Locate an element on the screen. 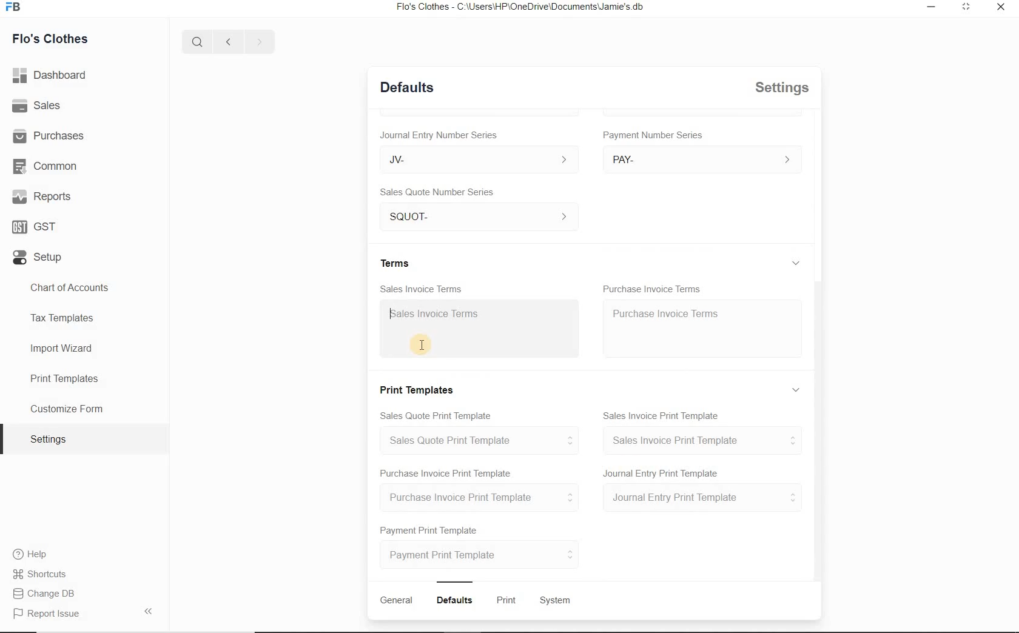 This screenshot has height=633, width=1019. Purchase Invoice Terms is located at coordinates (651, 287).